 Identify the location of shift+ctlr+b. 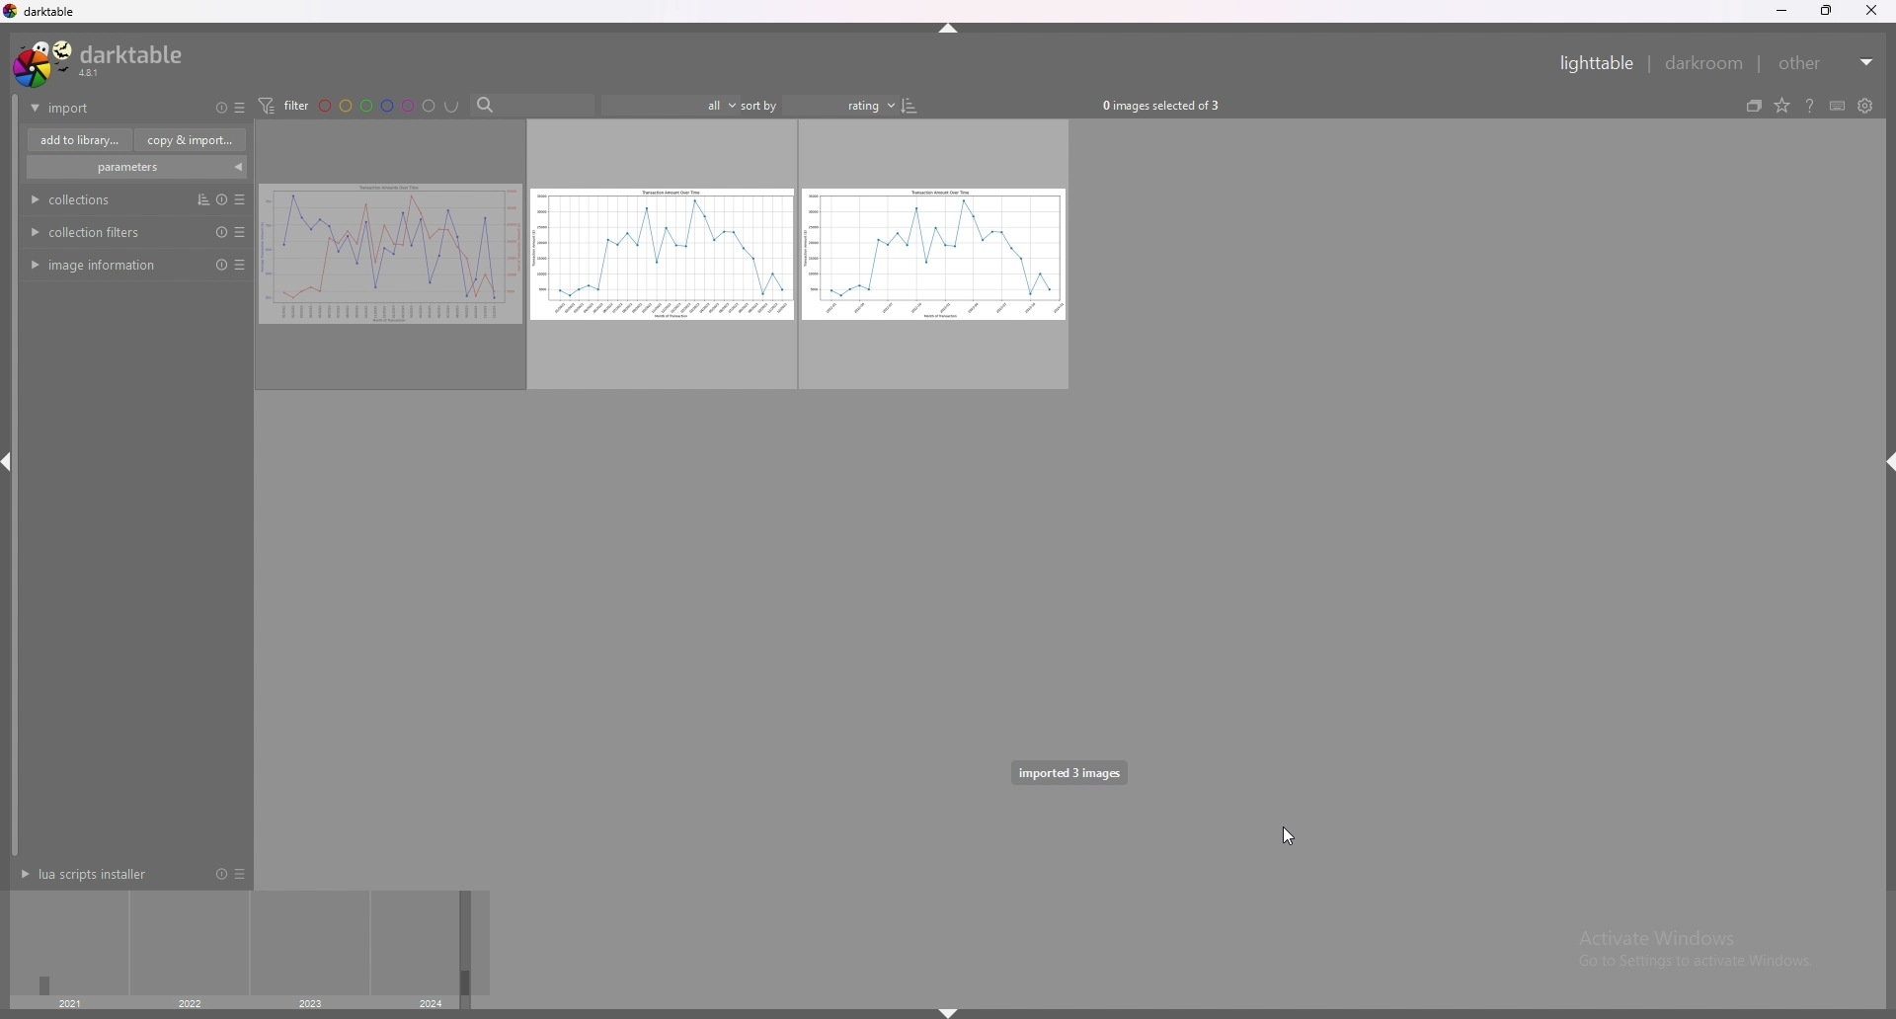
(949, 1012).